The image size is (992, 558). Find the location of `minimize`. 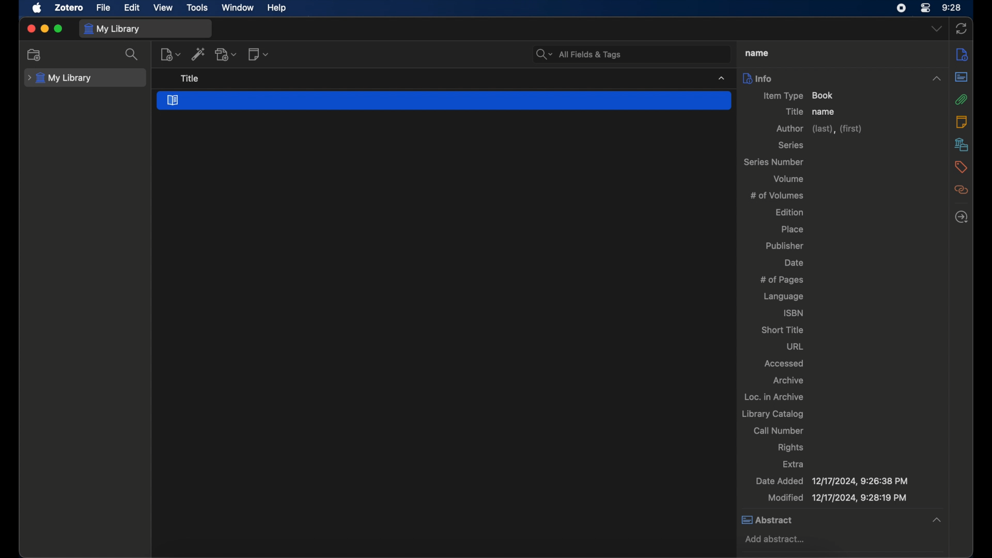

minimize is located at coordinates (44, 28).